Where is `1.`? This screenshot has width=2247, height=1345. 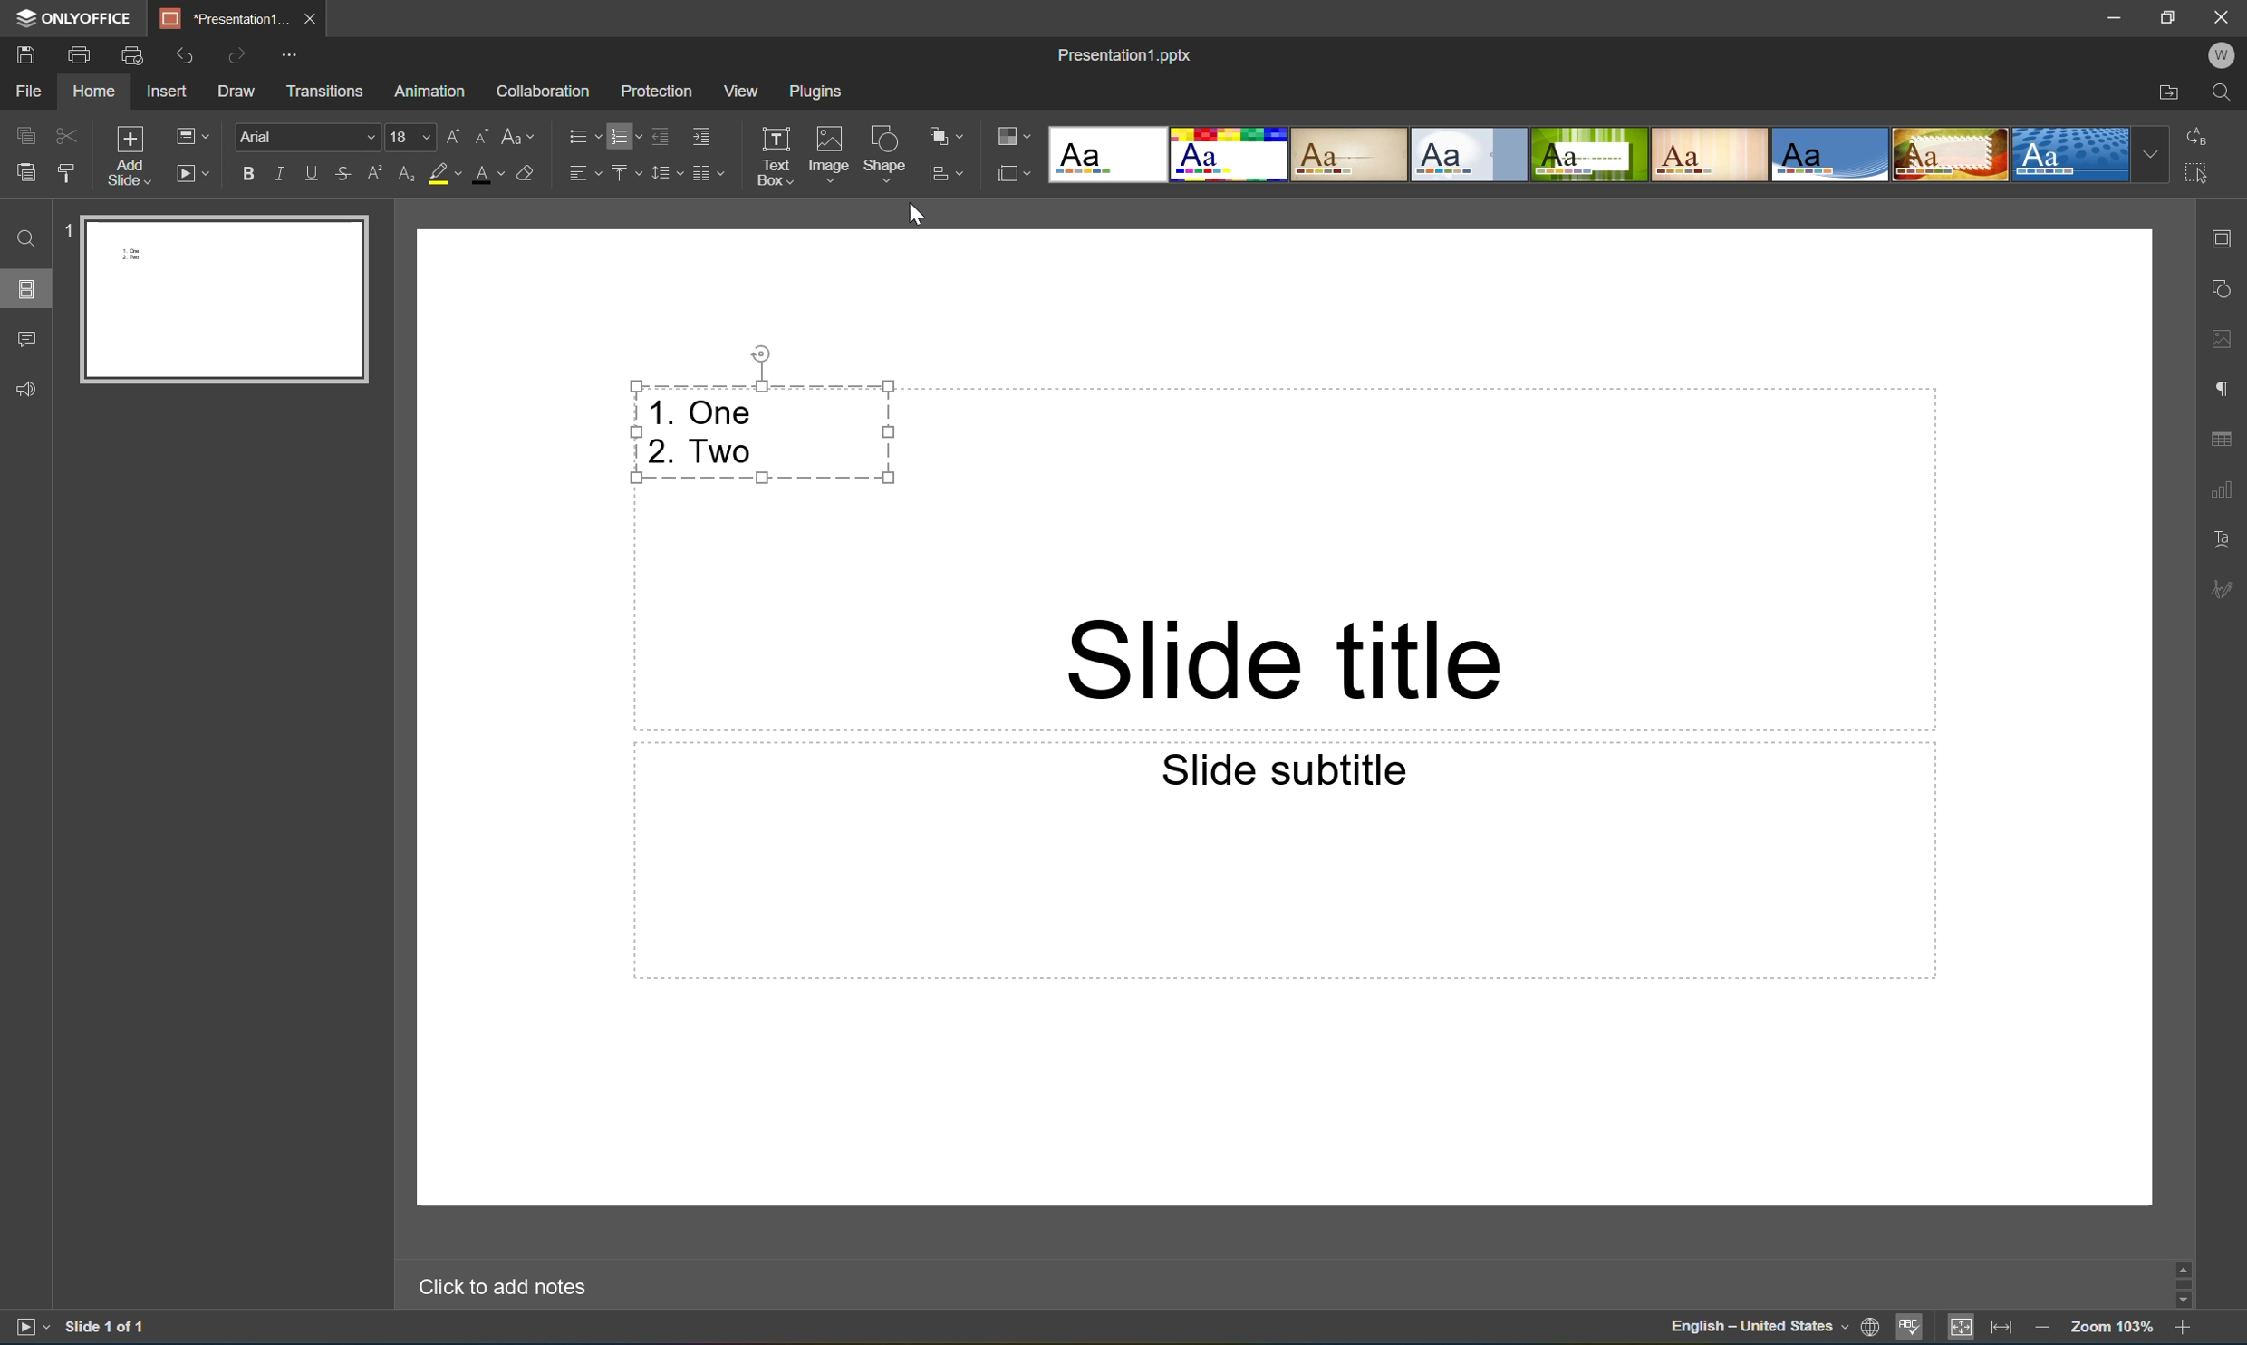
1. is located at coordinates (661, 411).